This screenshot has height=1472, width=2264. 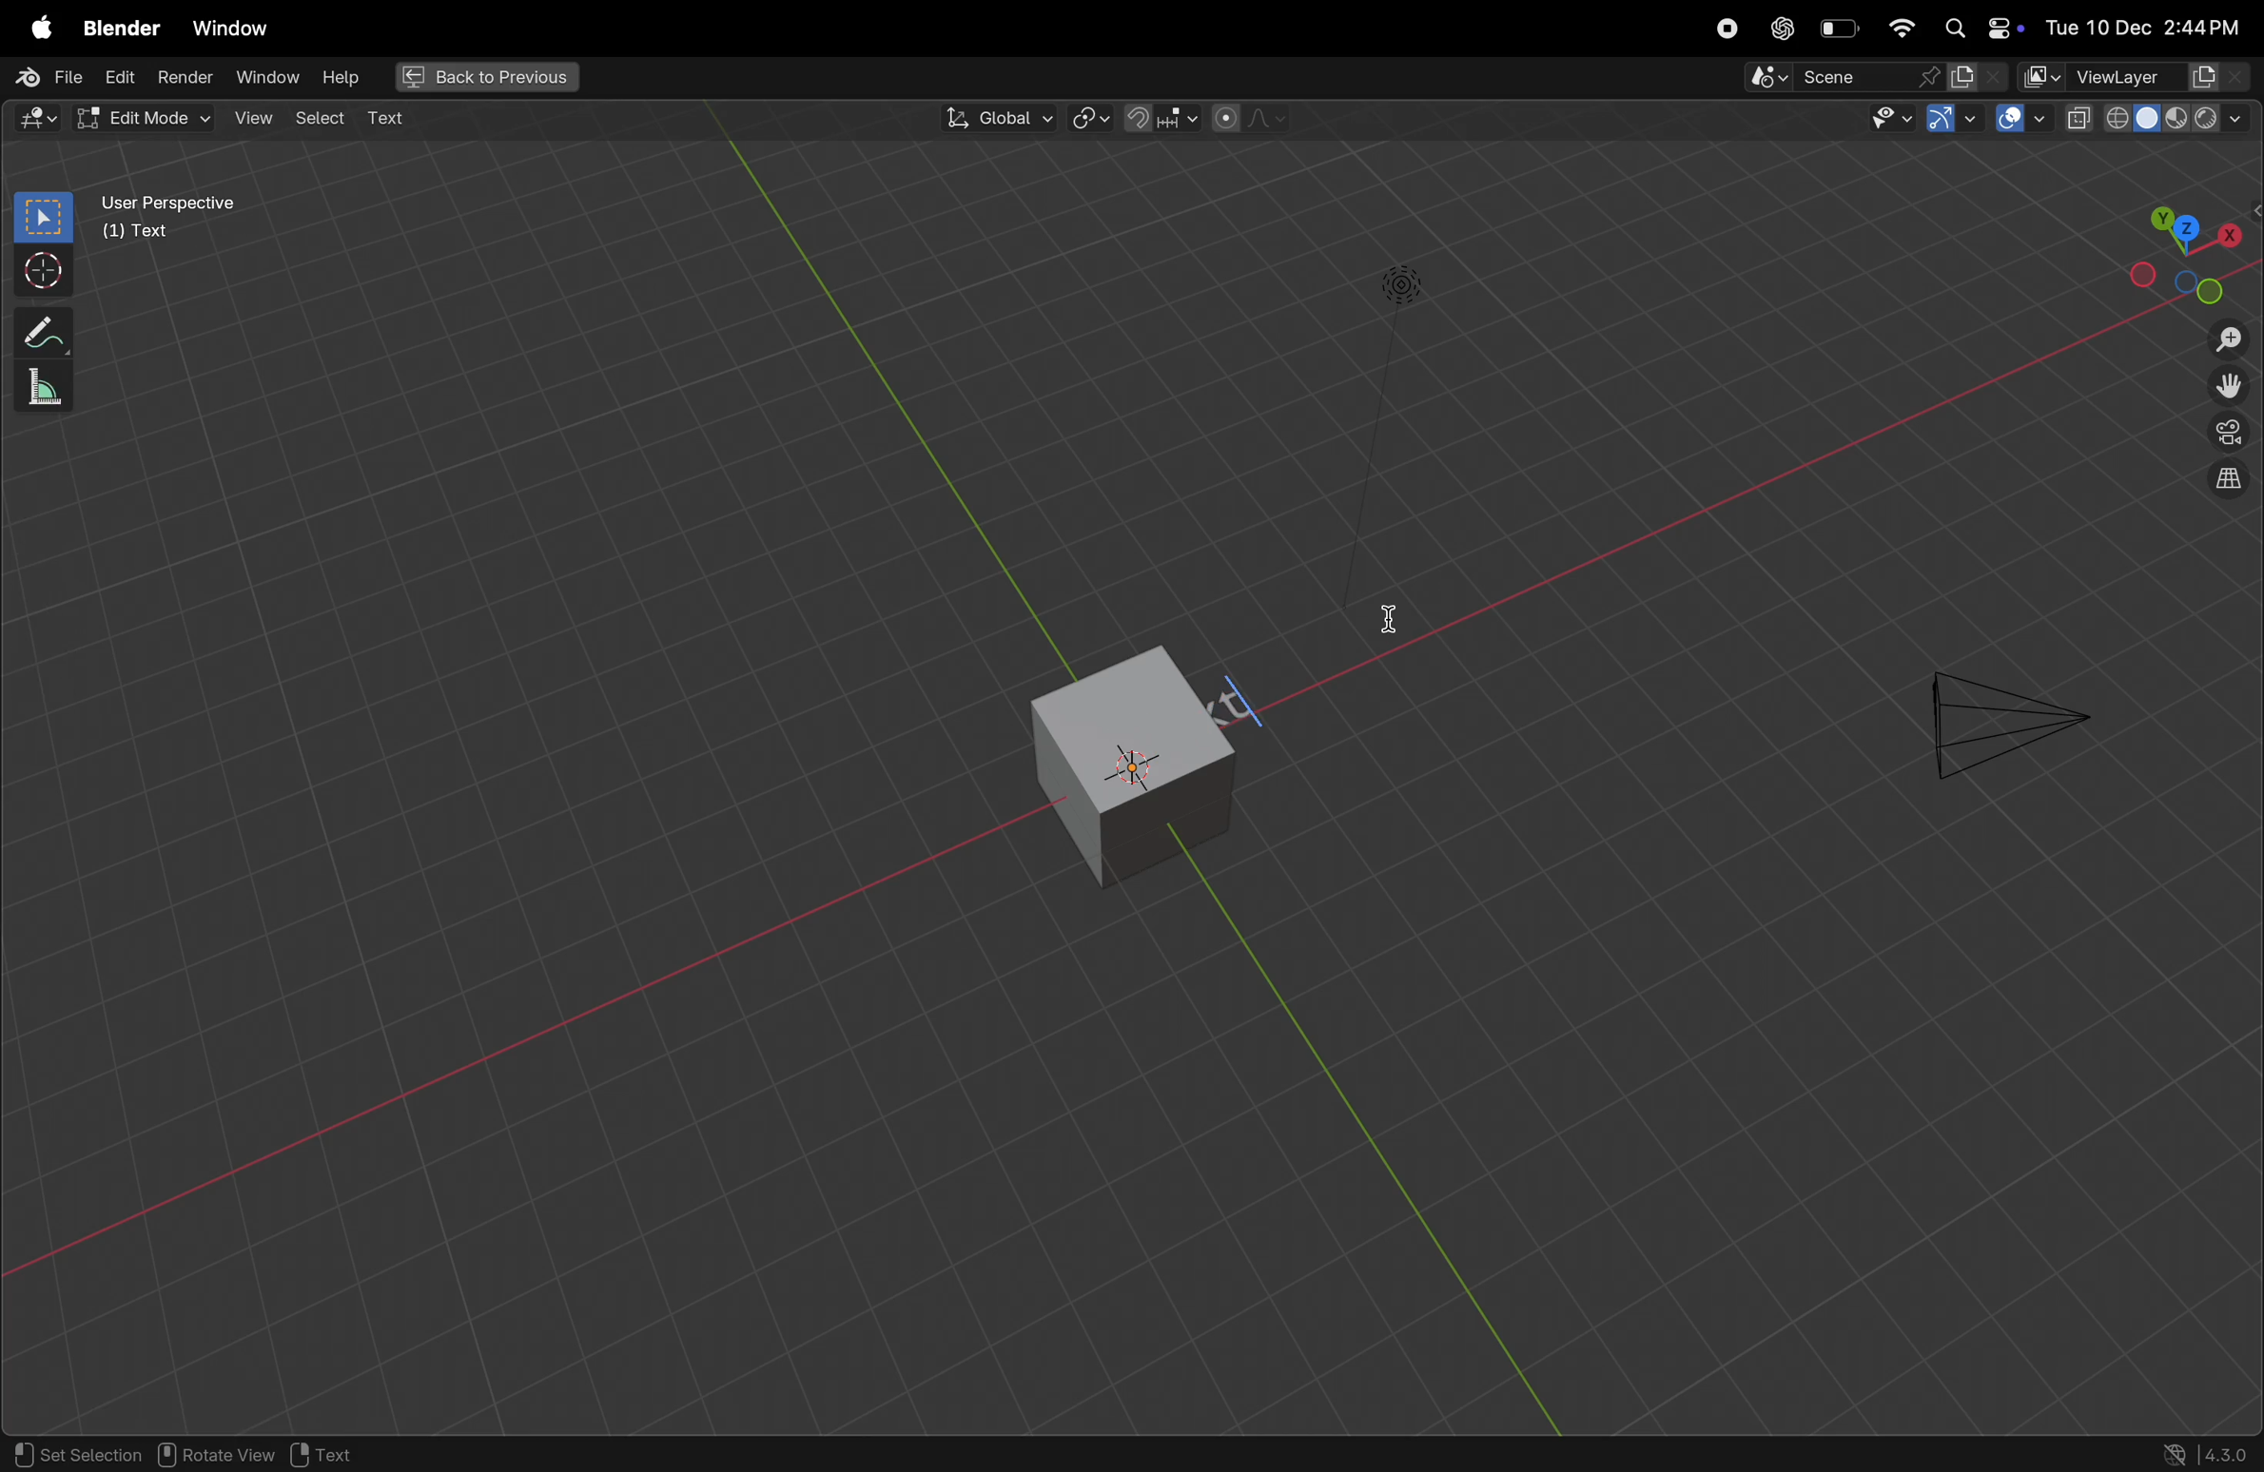 I want to click on dateand time, so click(x=2147, y=26).